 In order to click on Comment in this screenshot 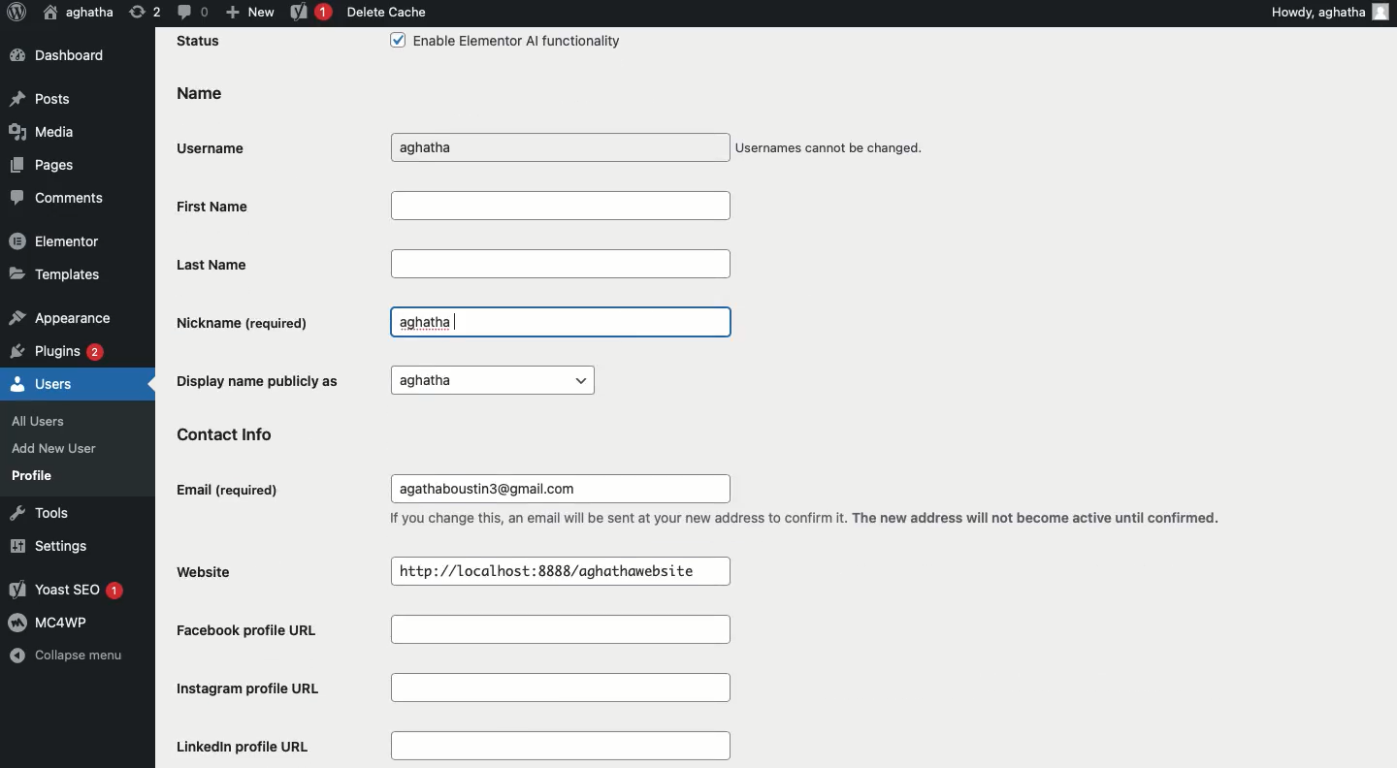, I will do `click(191, 11)`.